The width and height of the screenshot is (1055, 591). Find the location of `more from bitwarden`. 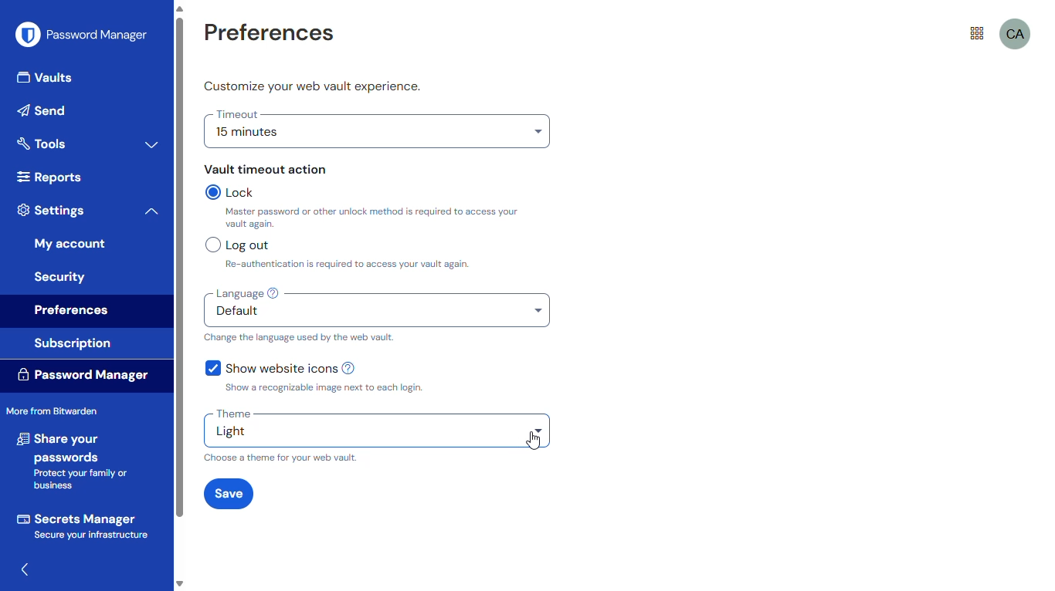

more from bitwarden is located at coordinates (52, 410).